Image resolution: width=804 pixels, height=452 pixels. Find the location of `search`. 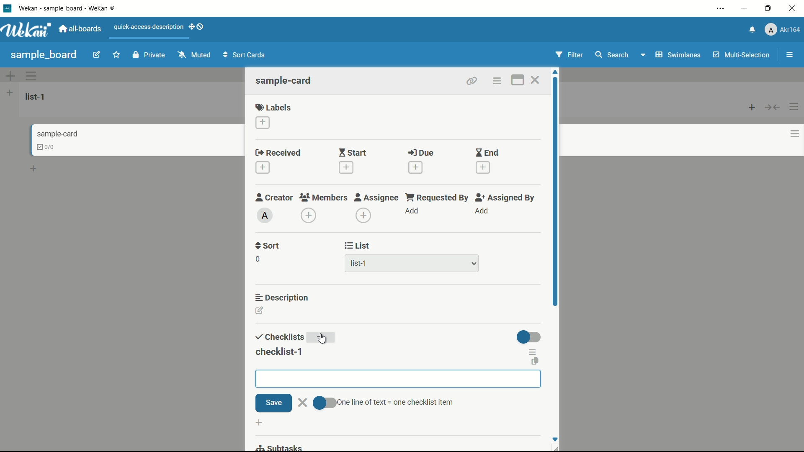

search is located at coordinates (611, 55).